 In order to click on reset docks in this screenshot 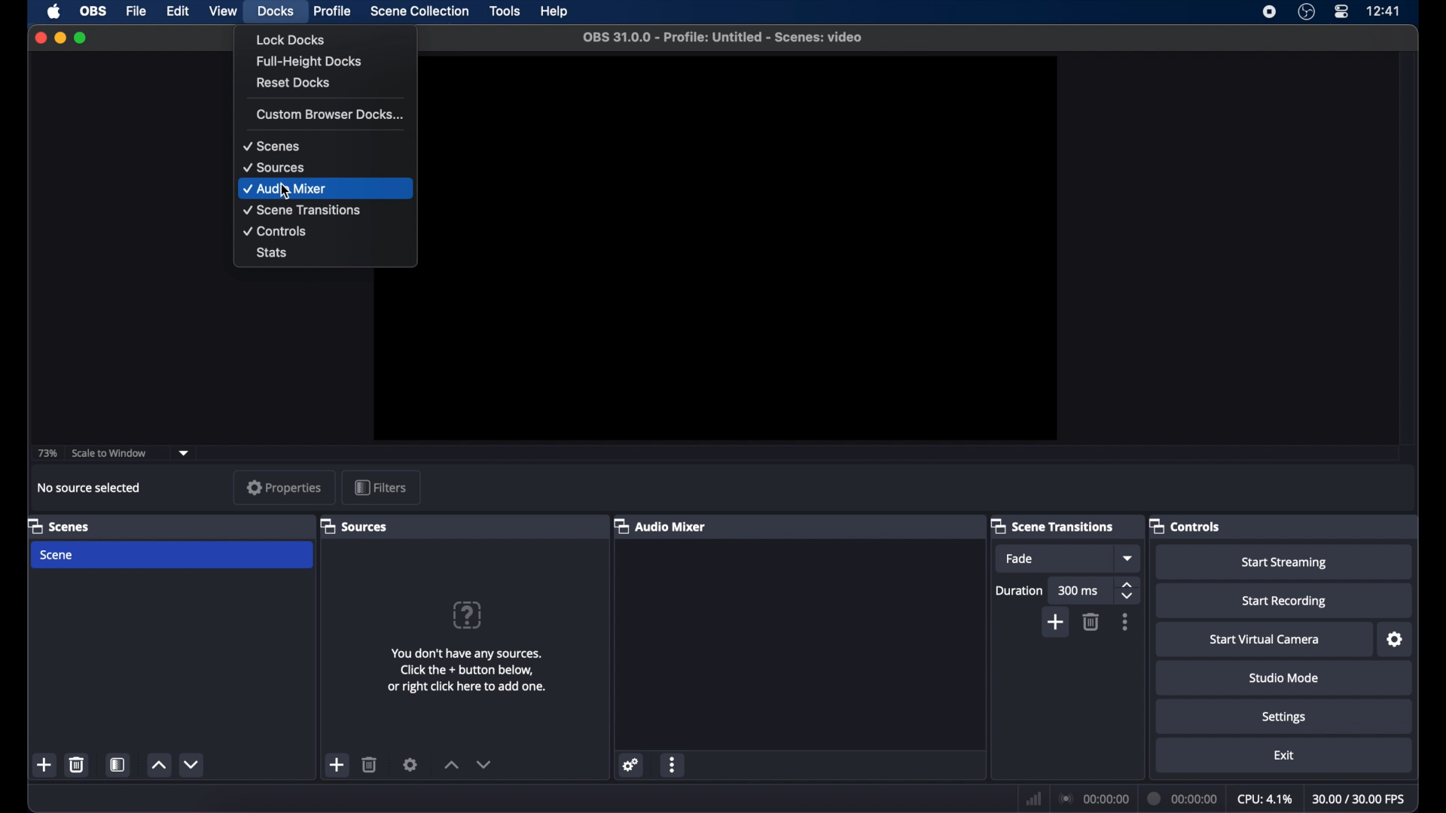, I will do `click(294, 82)`.